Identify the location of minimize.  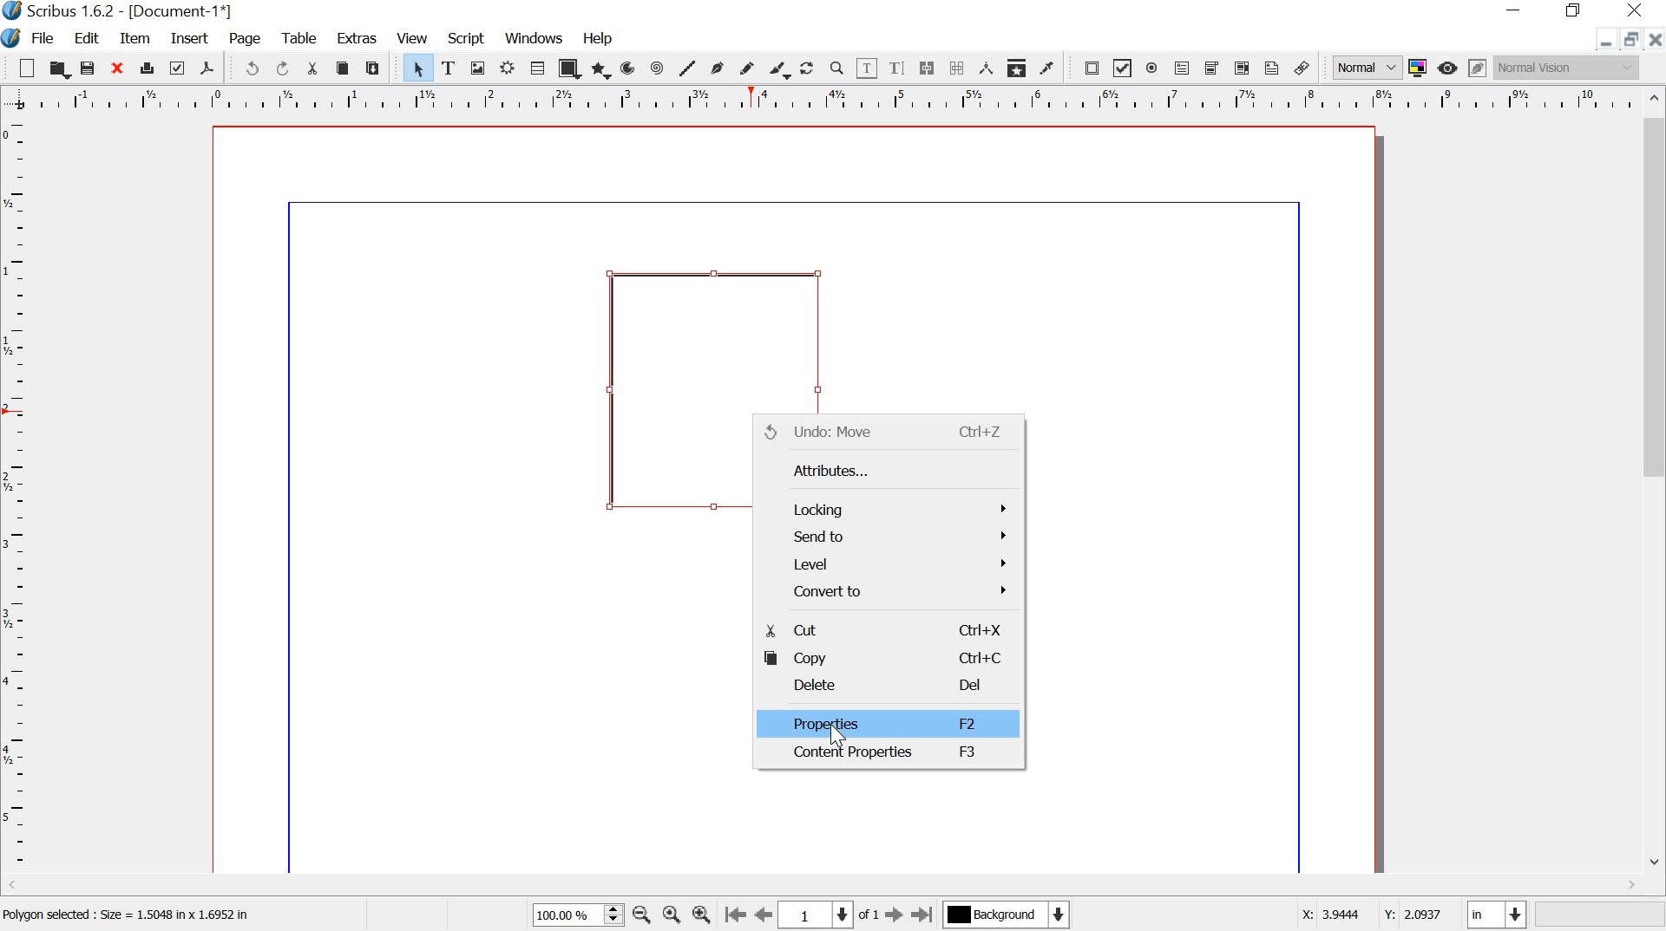
(1605, 42).